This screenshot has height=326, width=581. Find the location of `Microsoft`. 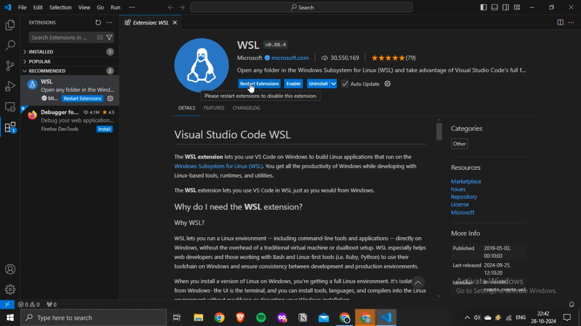

Microsoft is located at coordinates (50, 98).